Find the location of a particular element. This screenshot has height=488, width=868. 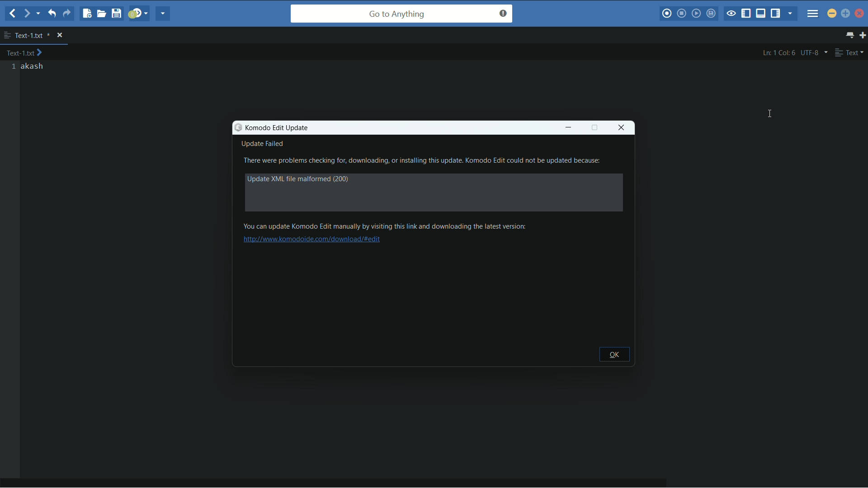

cursor position is located at coordinates (779, 52).